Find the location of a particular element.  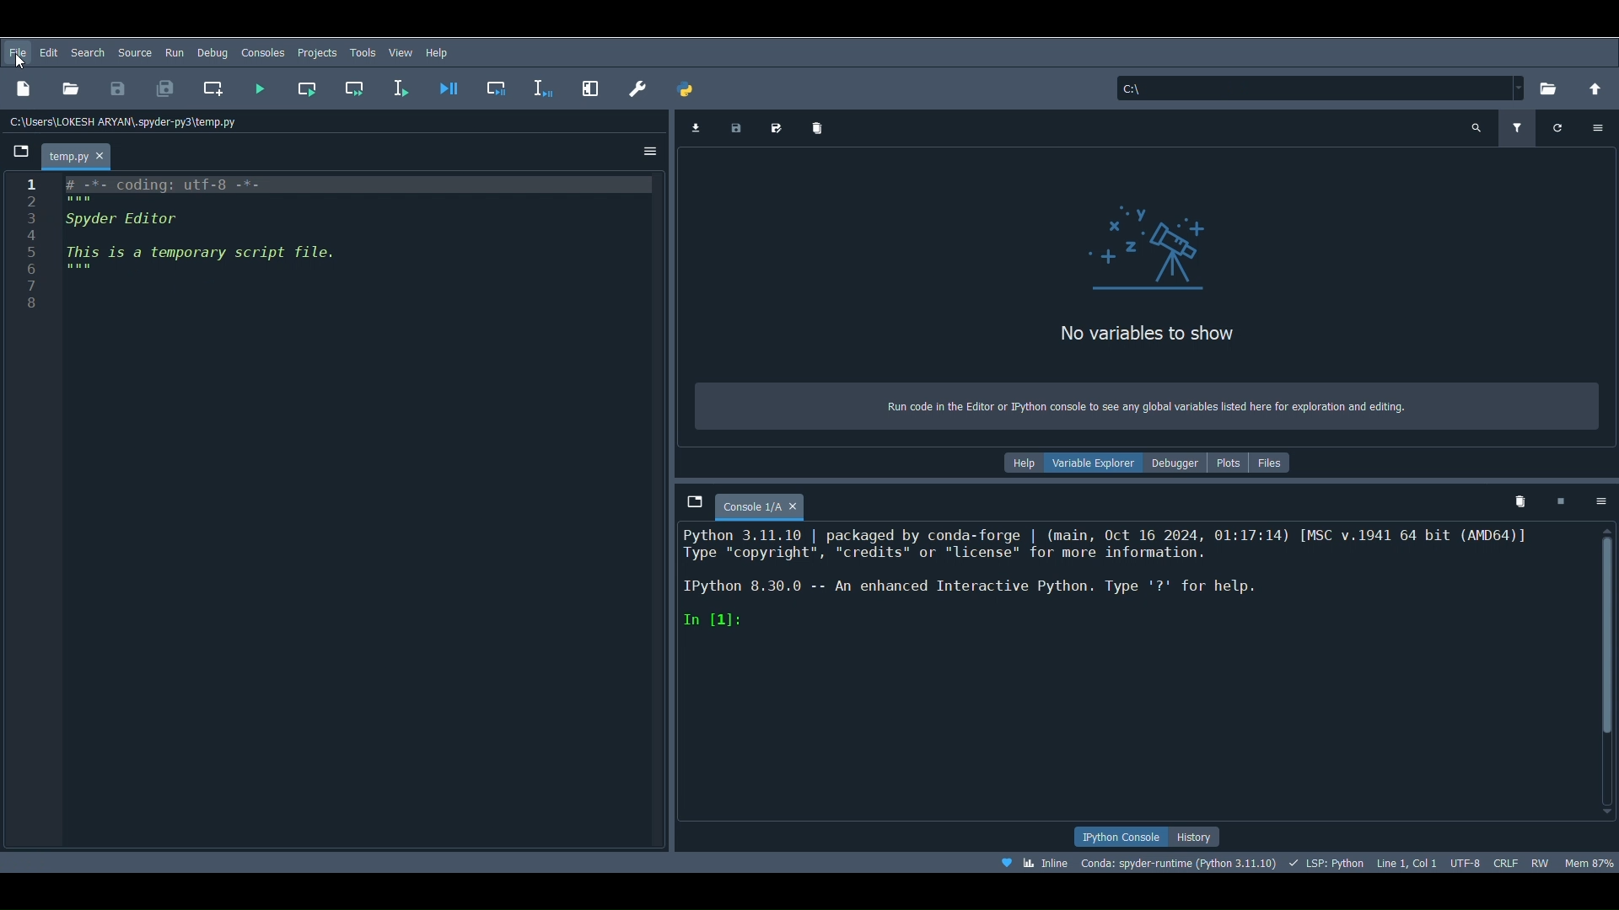

Debug file (Ctrl + F5) is located at coordinates (450, 84).